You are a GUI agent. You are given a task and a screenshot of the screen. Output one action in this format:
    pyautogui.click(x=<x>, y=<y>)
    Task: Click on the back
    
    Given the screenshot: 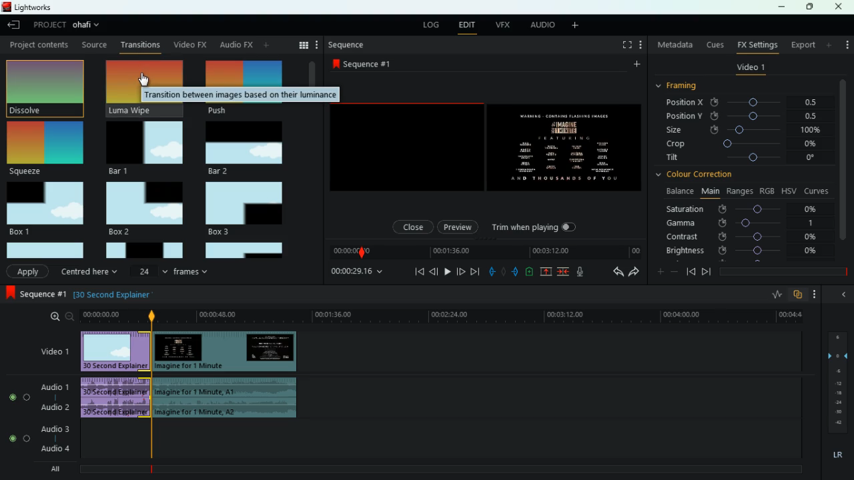 What is the action you would take?
    pyautogui.click(x=237, y=45)
    